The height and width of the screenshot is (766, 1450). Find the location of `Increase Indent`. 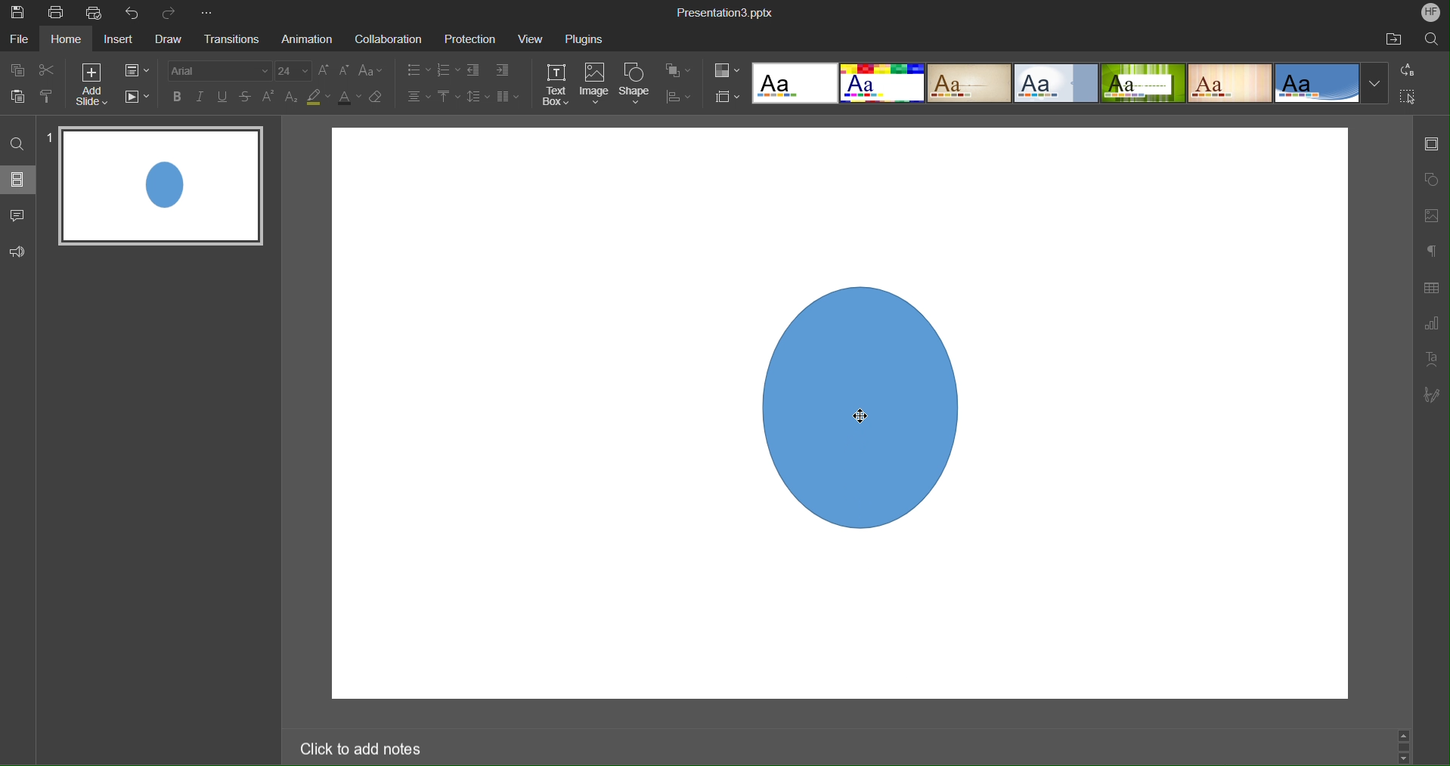

Increase Indent is located at coordinates (503, 70).